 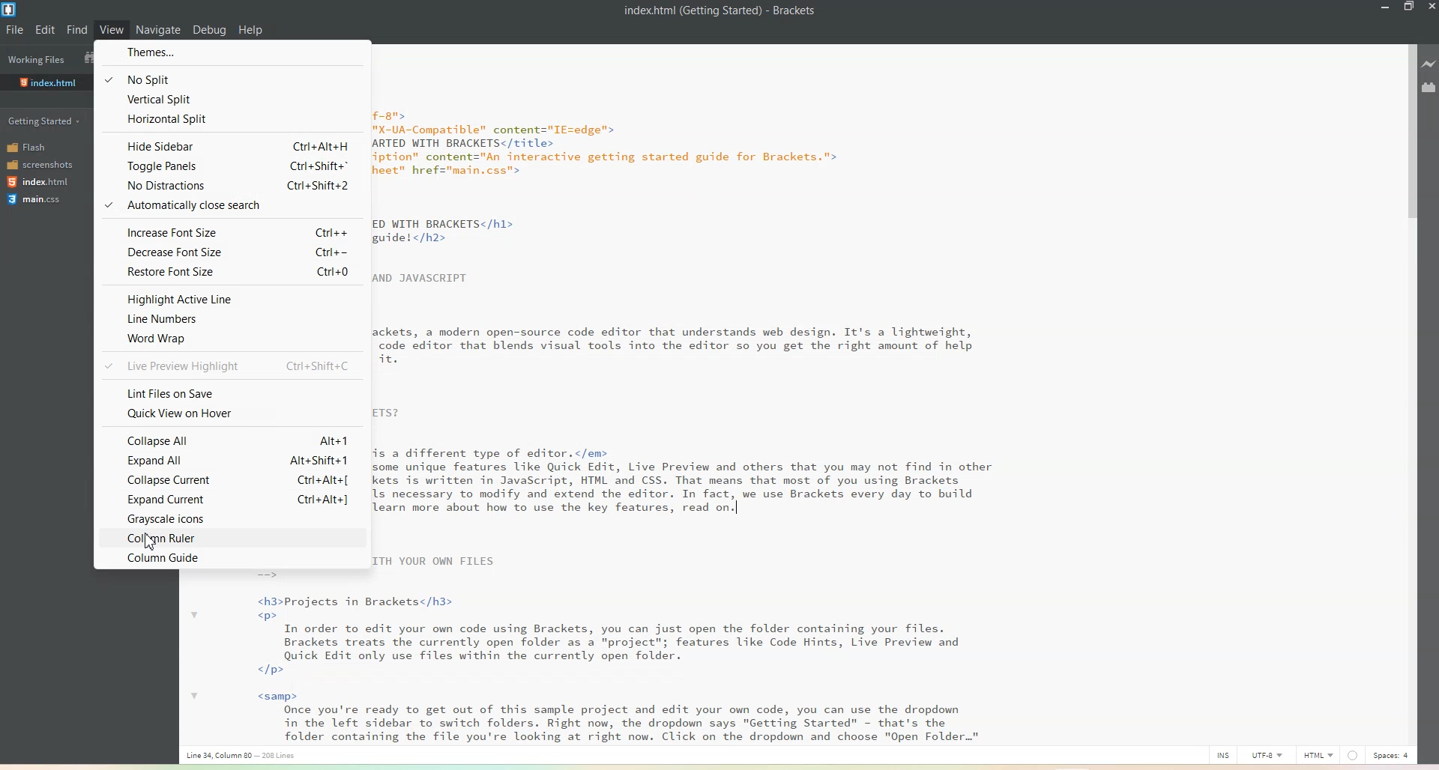 What do you see at coordinates (230, 97) in the screenshot?
I see `Vertical Split` at bounding box center [230, 97].